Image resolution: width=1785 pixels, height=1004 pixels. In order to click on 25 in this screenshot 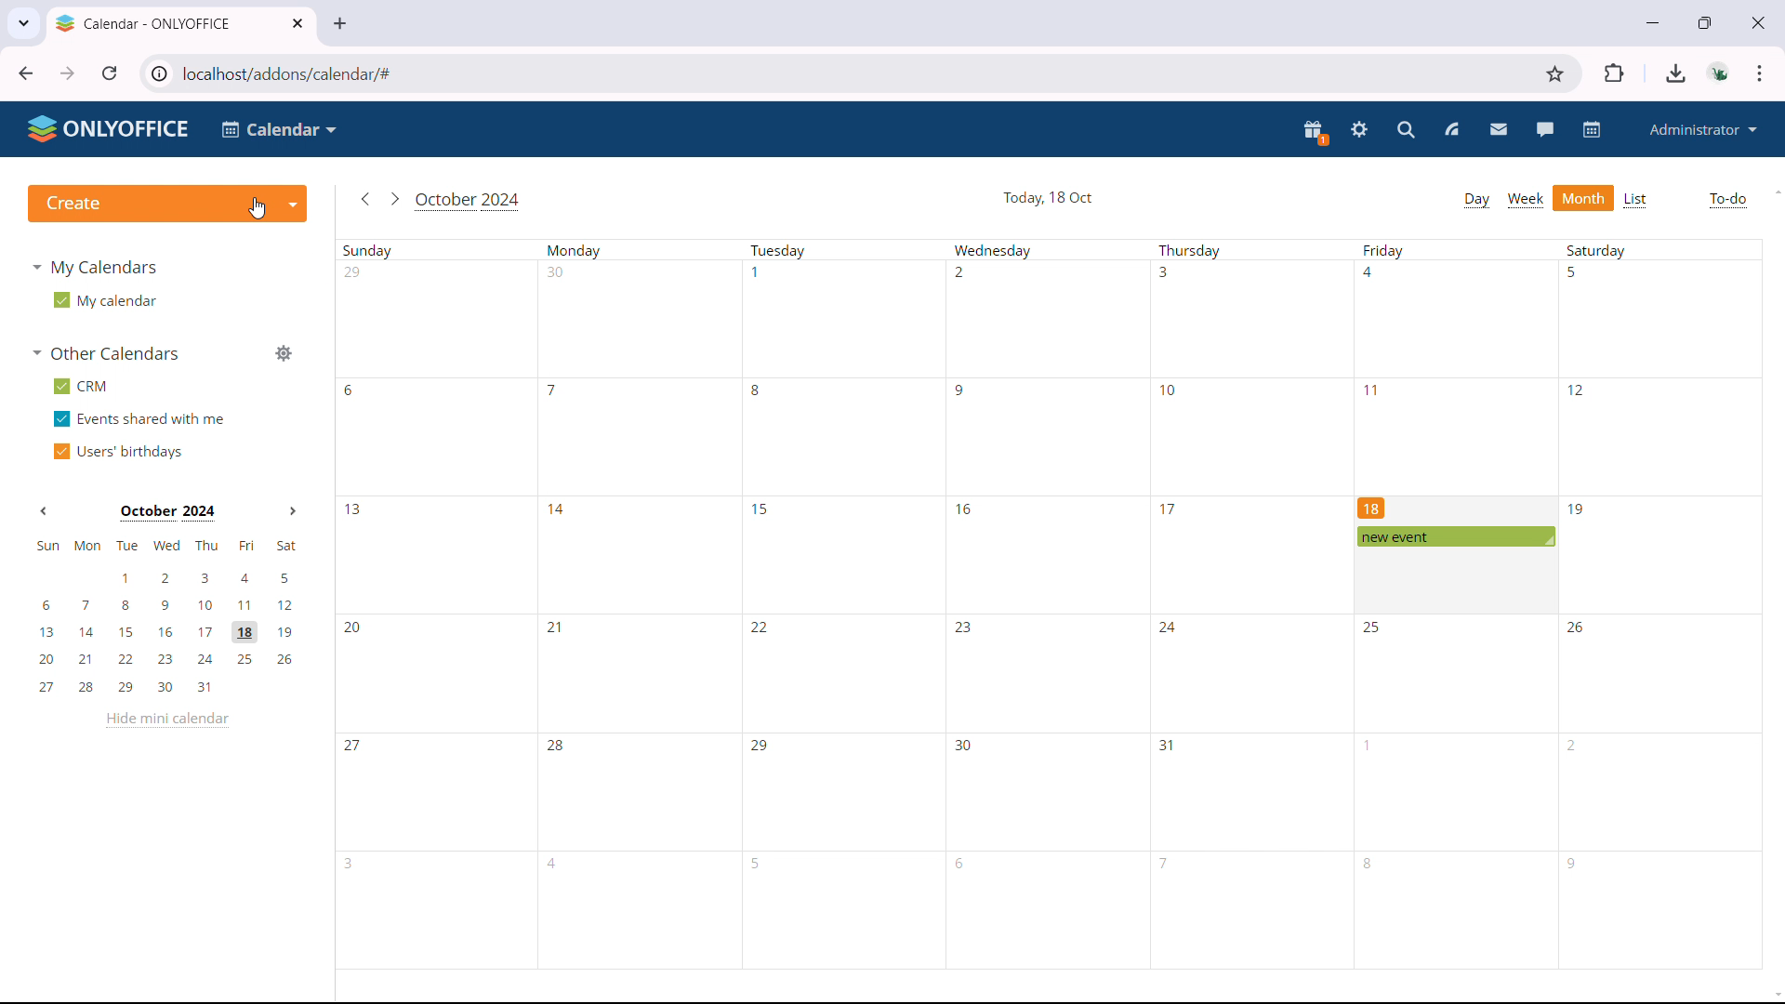, I will do `click(1375, 627)`.